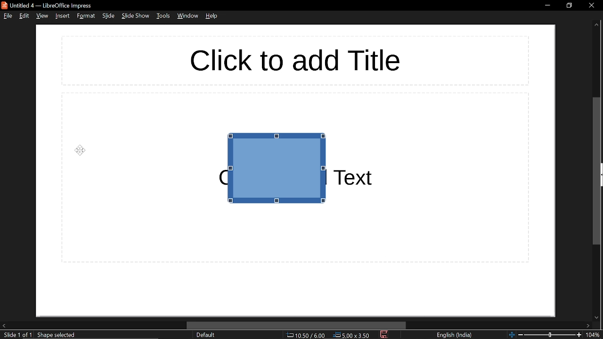 Image resolution: width=603 pixels, height=339 pixels. Describe the element at coordinates (305, 335) in the screenshot. I see `co-ordinates` at that location.